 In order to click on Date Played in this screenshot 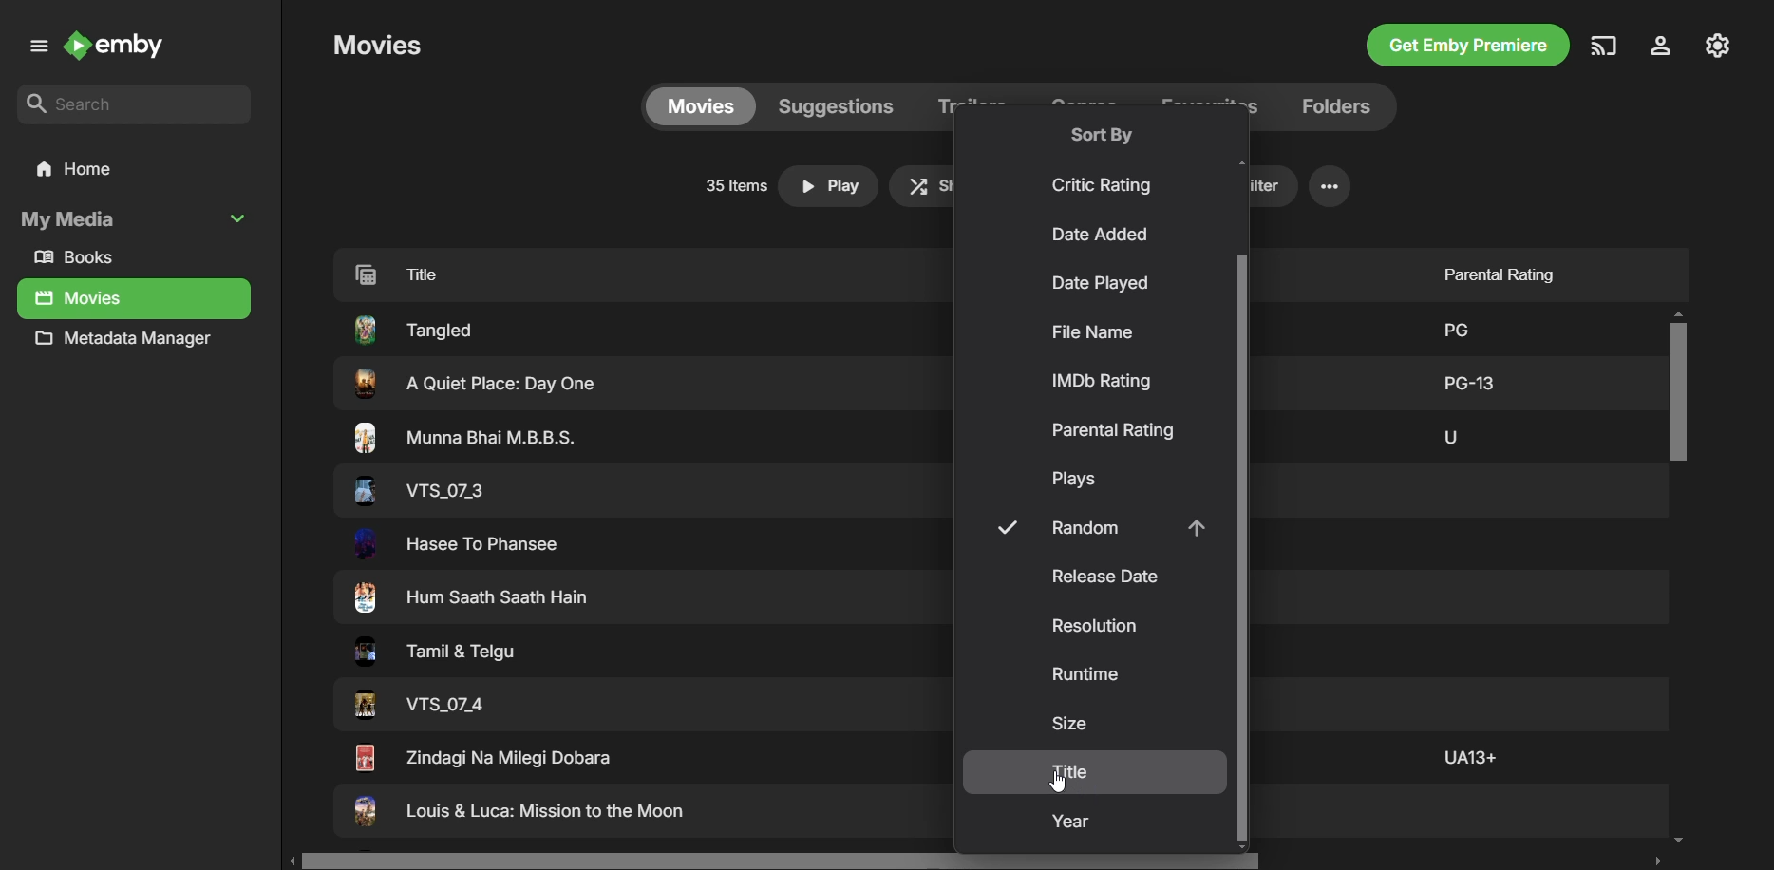, I will do `click(1098, 285)`.